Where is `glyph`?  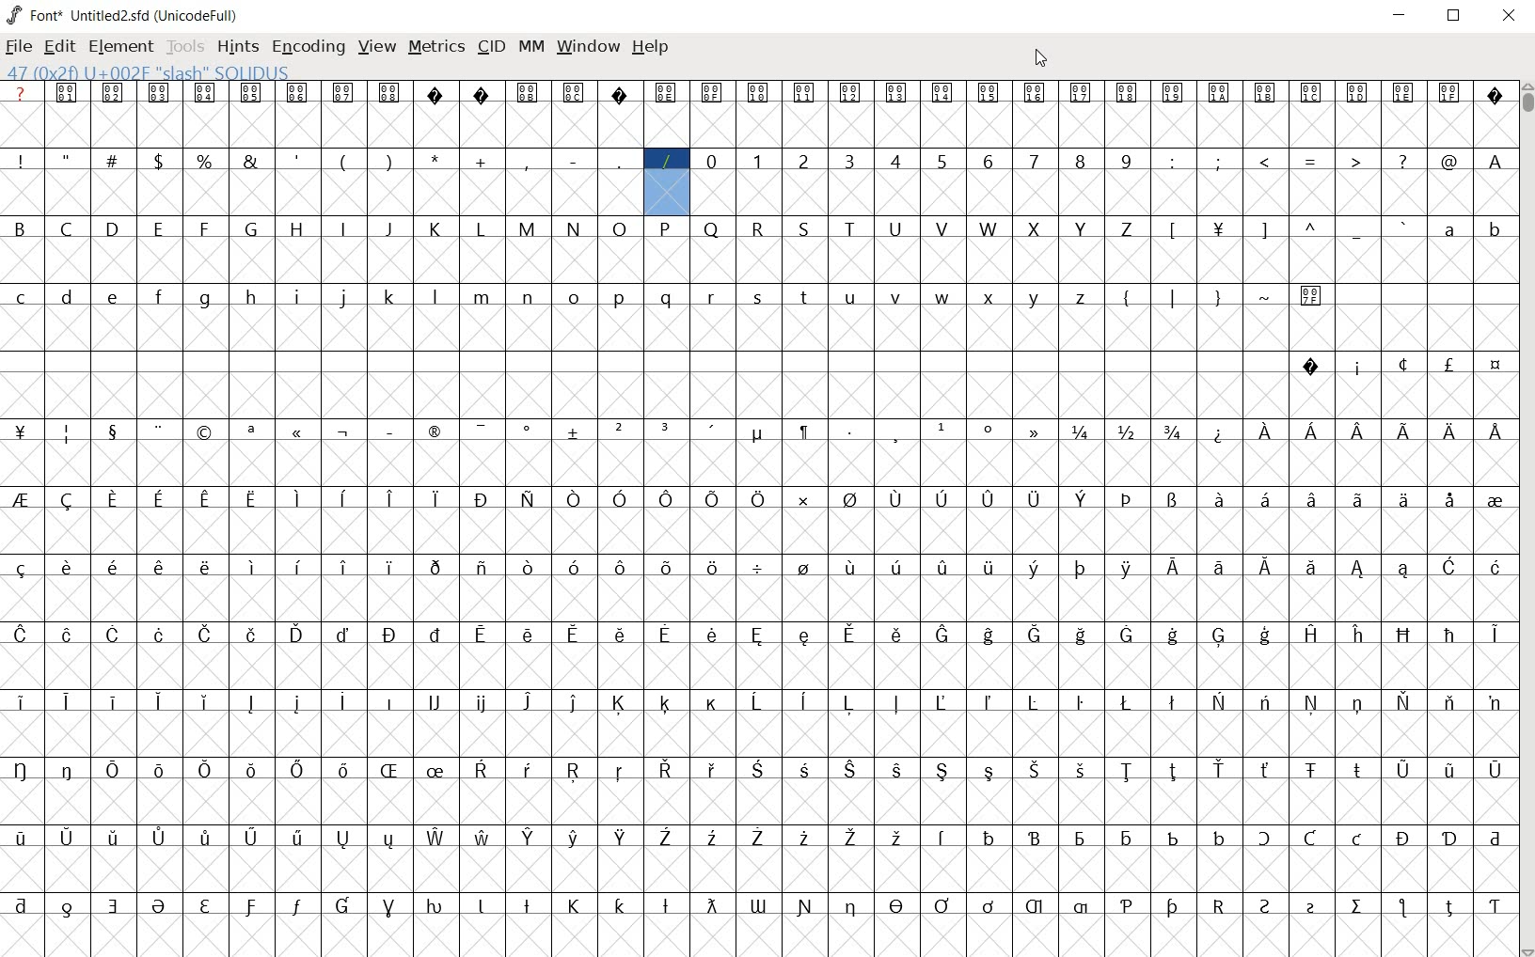
glyph is located at coordinates (160, 431).